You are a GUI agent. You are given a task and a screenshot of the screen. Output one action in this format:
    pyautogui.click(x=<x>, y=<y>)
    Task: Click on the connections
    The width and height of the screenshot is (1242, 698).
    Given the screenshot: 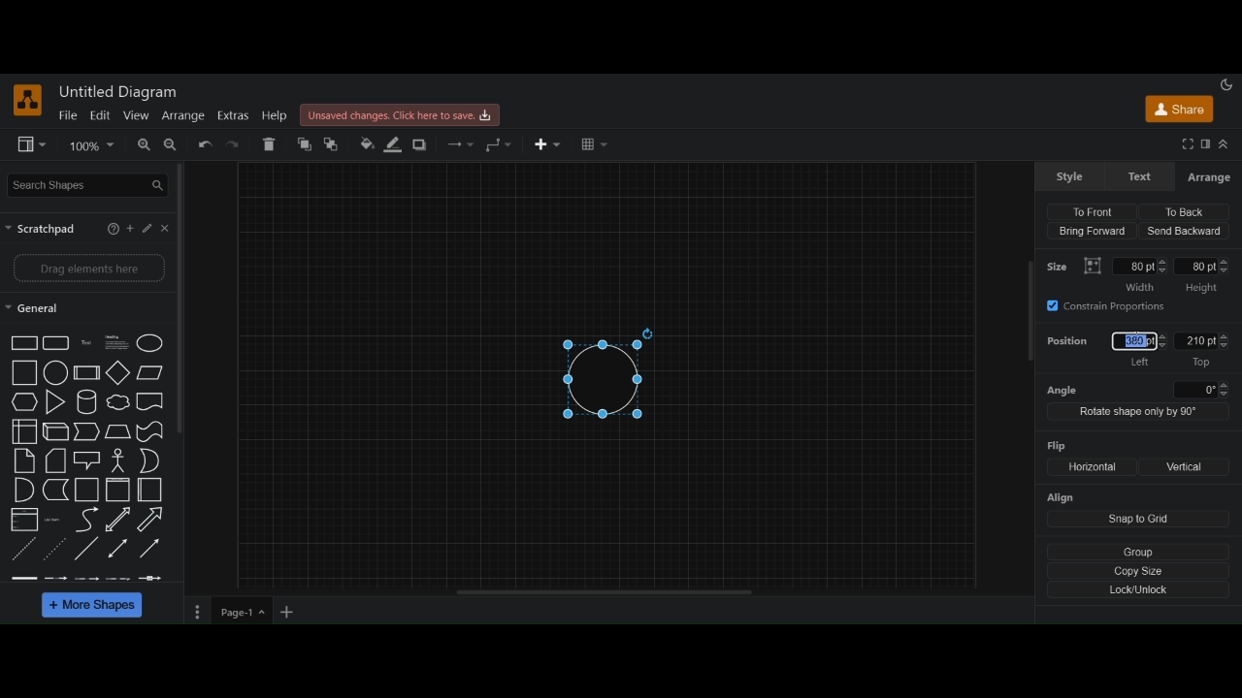 What is the action you would take?
    pyautogui.click(x=459, y=144)
    